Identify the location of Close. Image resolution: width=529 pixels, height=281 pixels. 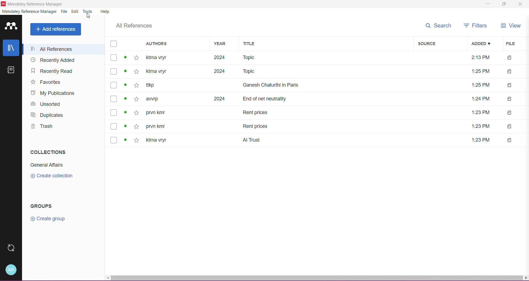
(521, 5).